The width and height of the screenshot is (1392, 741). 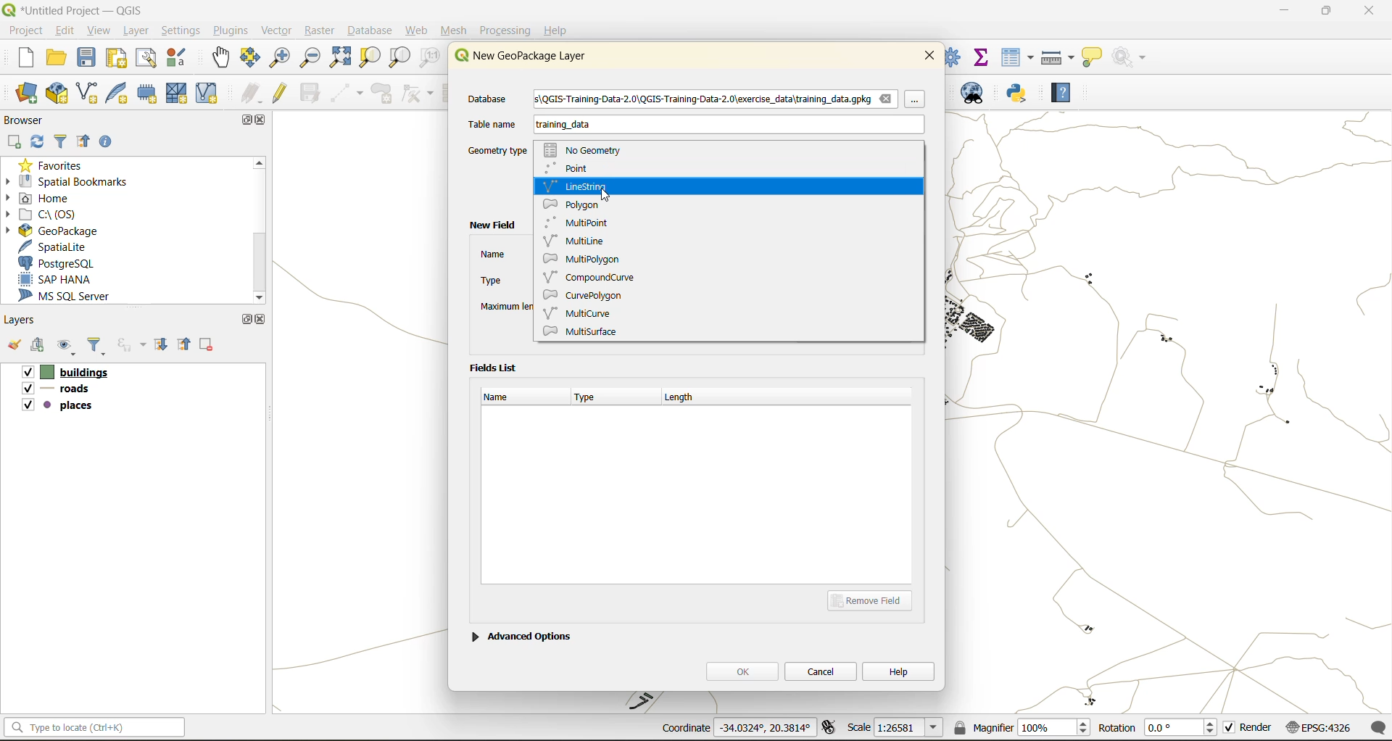 I want to click on type, so click(x=592, y=399).